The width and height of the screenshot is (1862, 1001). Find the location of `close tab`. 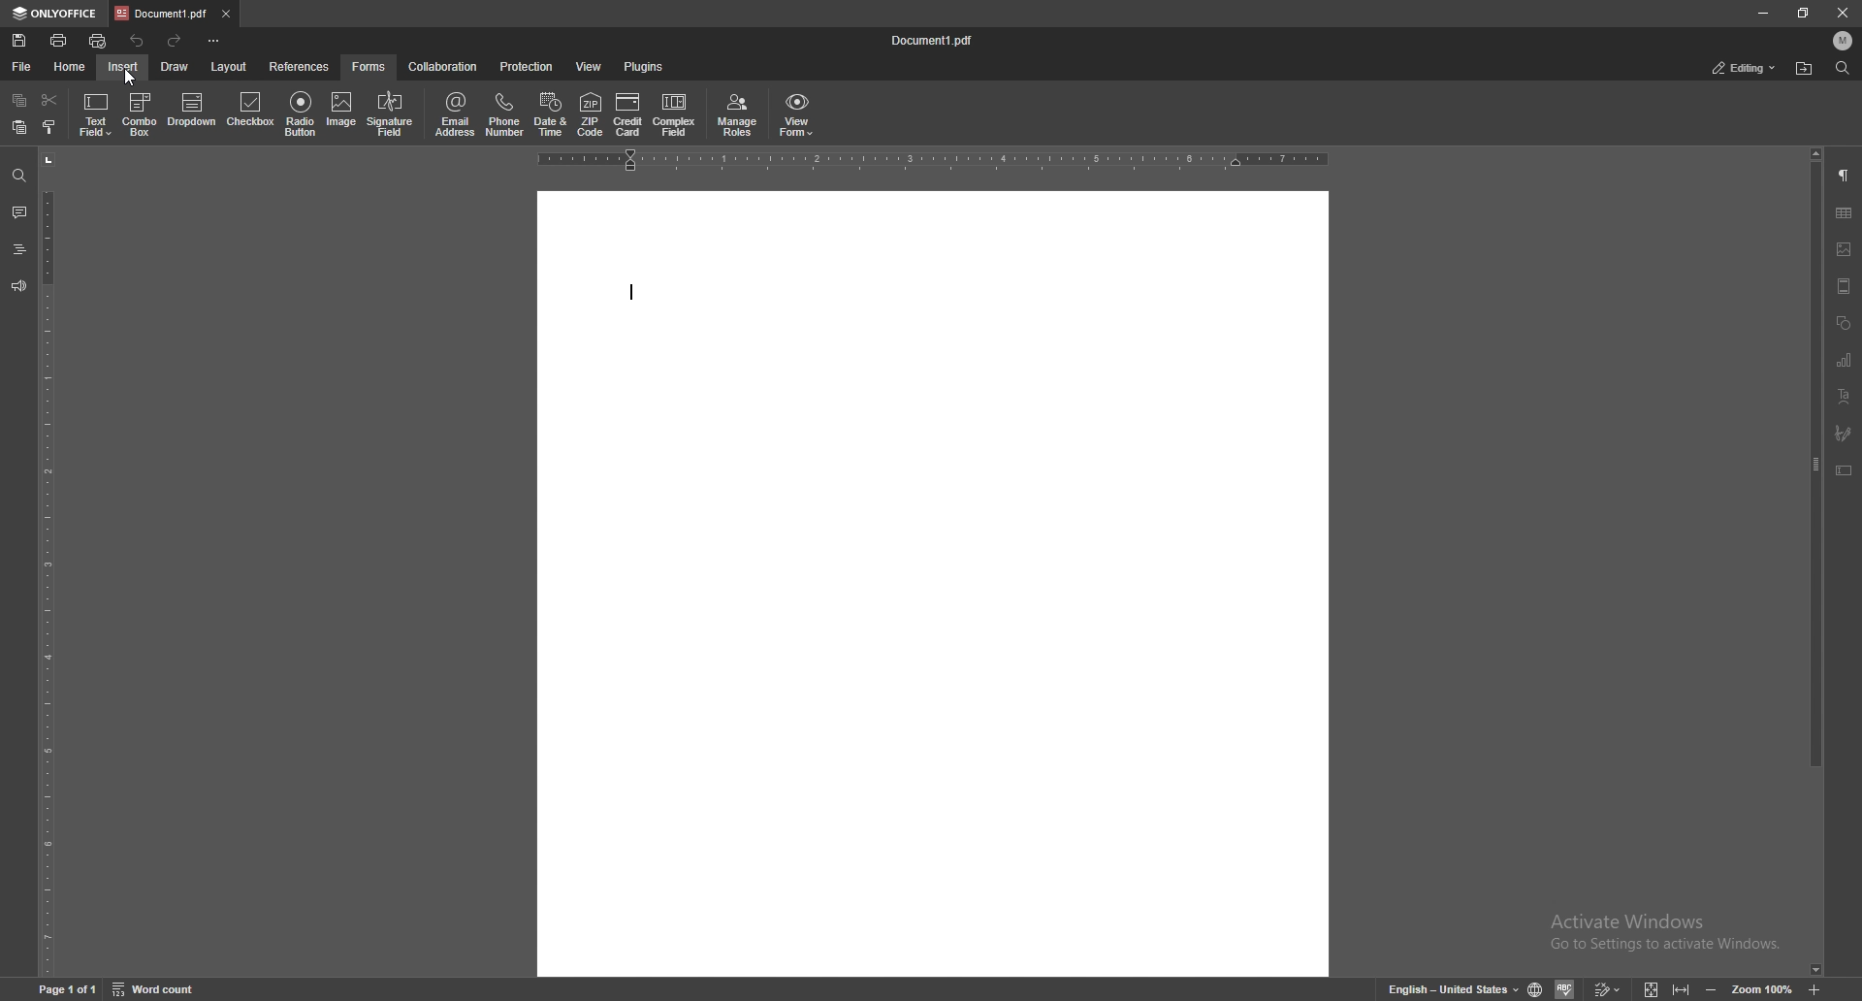

close tab is located at coordinates (225, 13).